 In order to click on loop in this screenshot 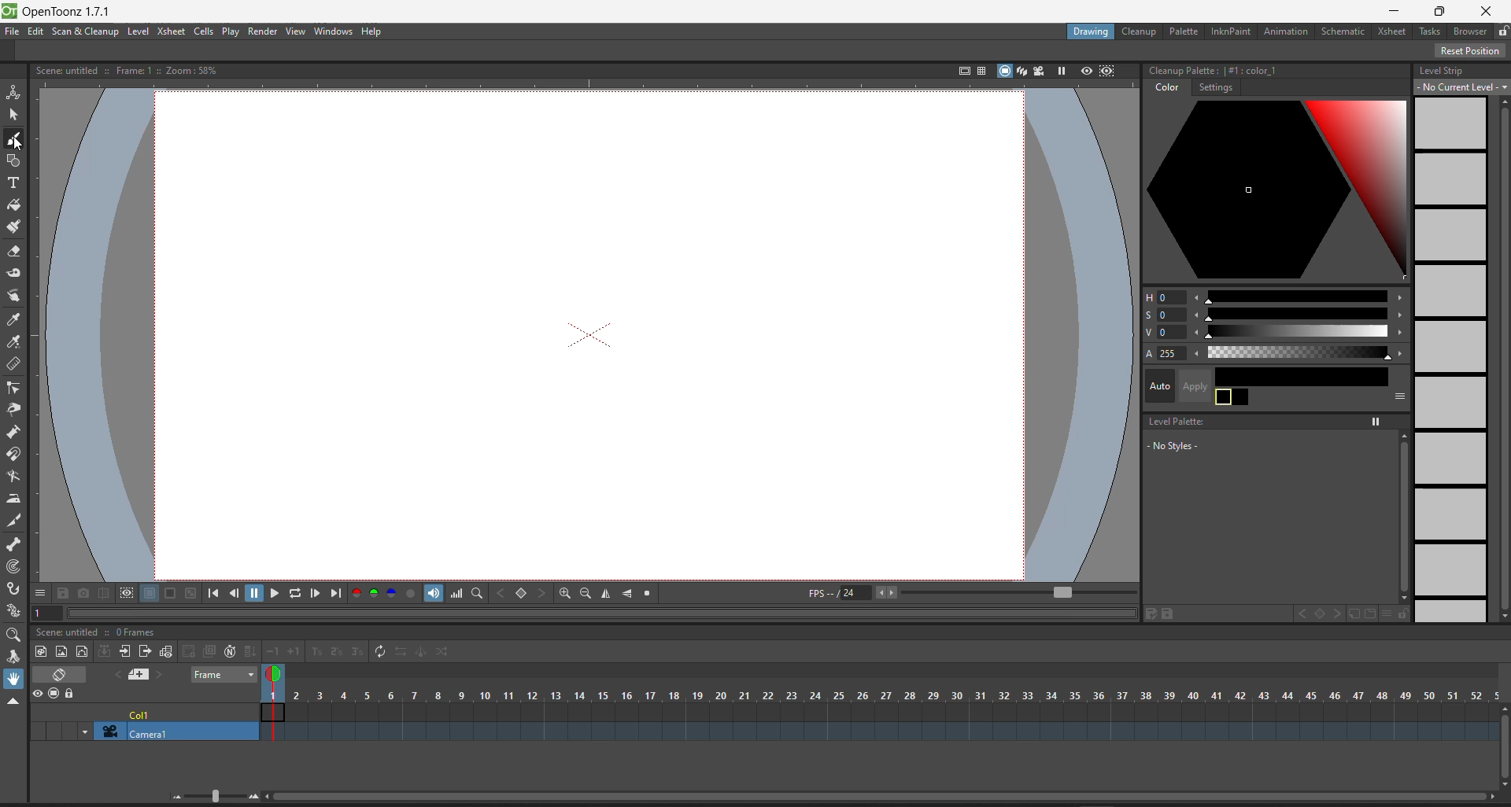, I will do `click(296, 593)`.